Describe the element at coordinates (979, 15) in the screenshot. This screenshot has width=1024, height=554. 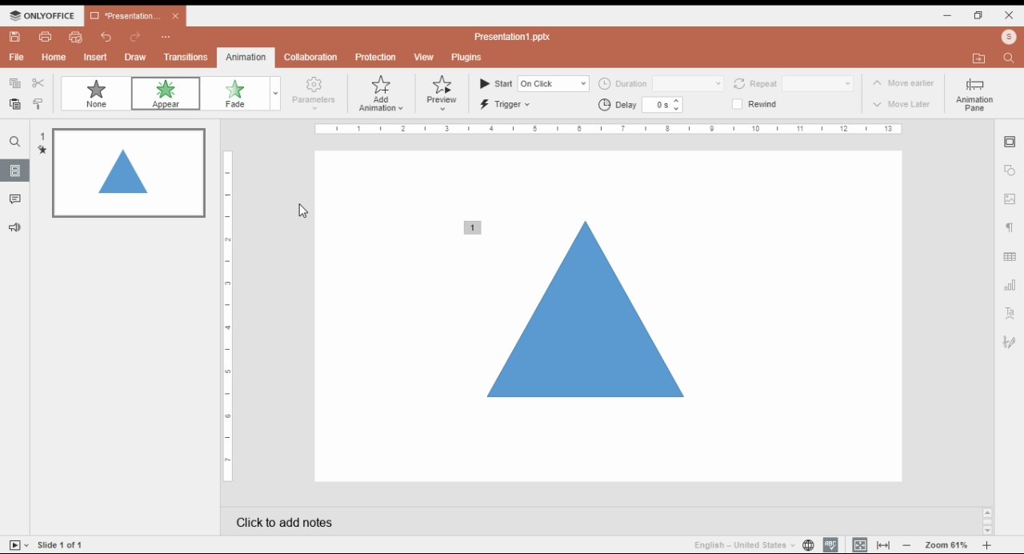
I see `restore` at that location.